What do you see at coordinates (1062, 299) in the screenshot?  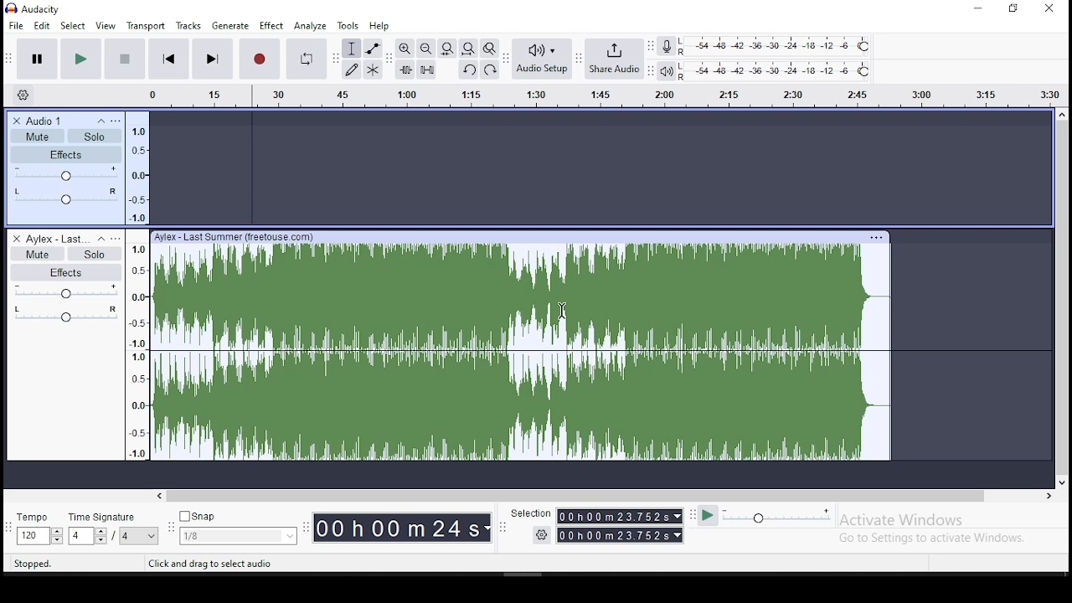 I see `scroll bar` at bounding box center [1062, 299].